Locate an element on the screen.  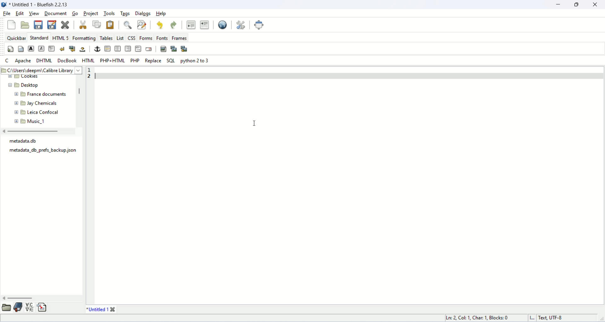
close is located at coordinates (113, 310).